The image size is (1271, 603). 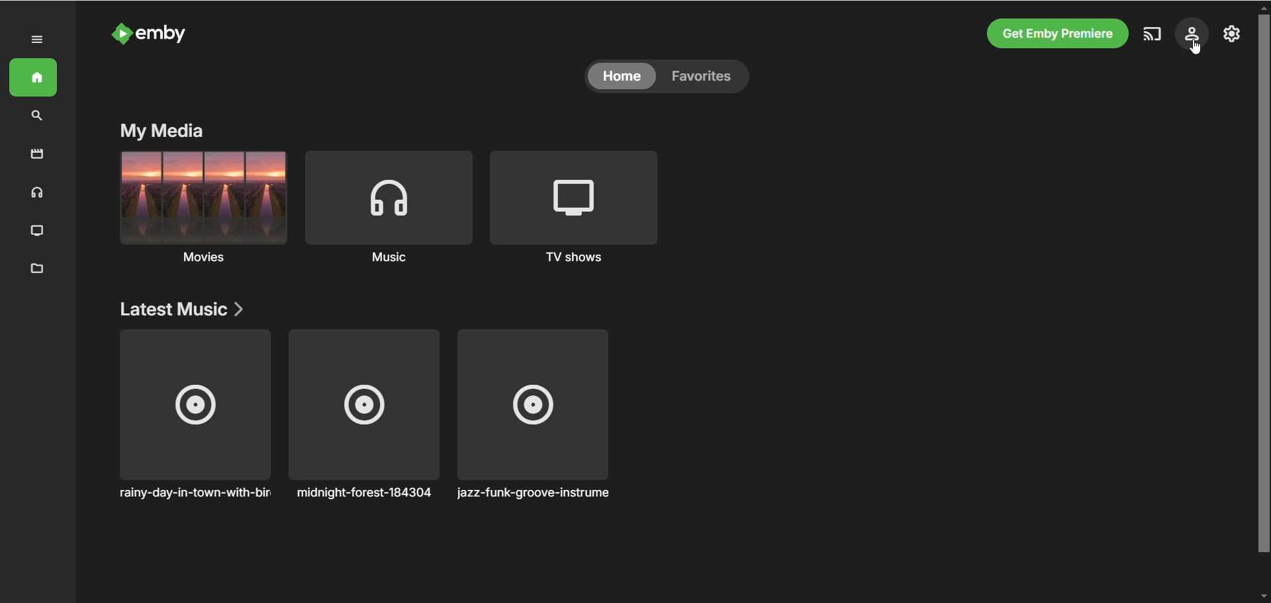 I want to click on get emby premiere, so click(x=1058, y=32).